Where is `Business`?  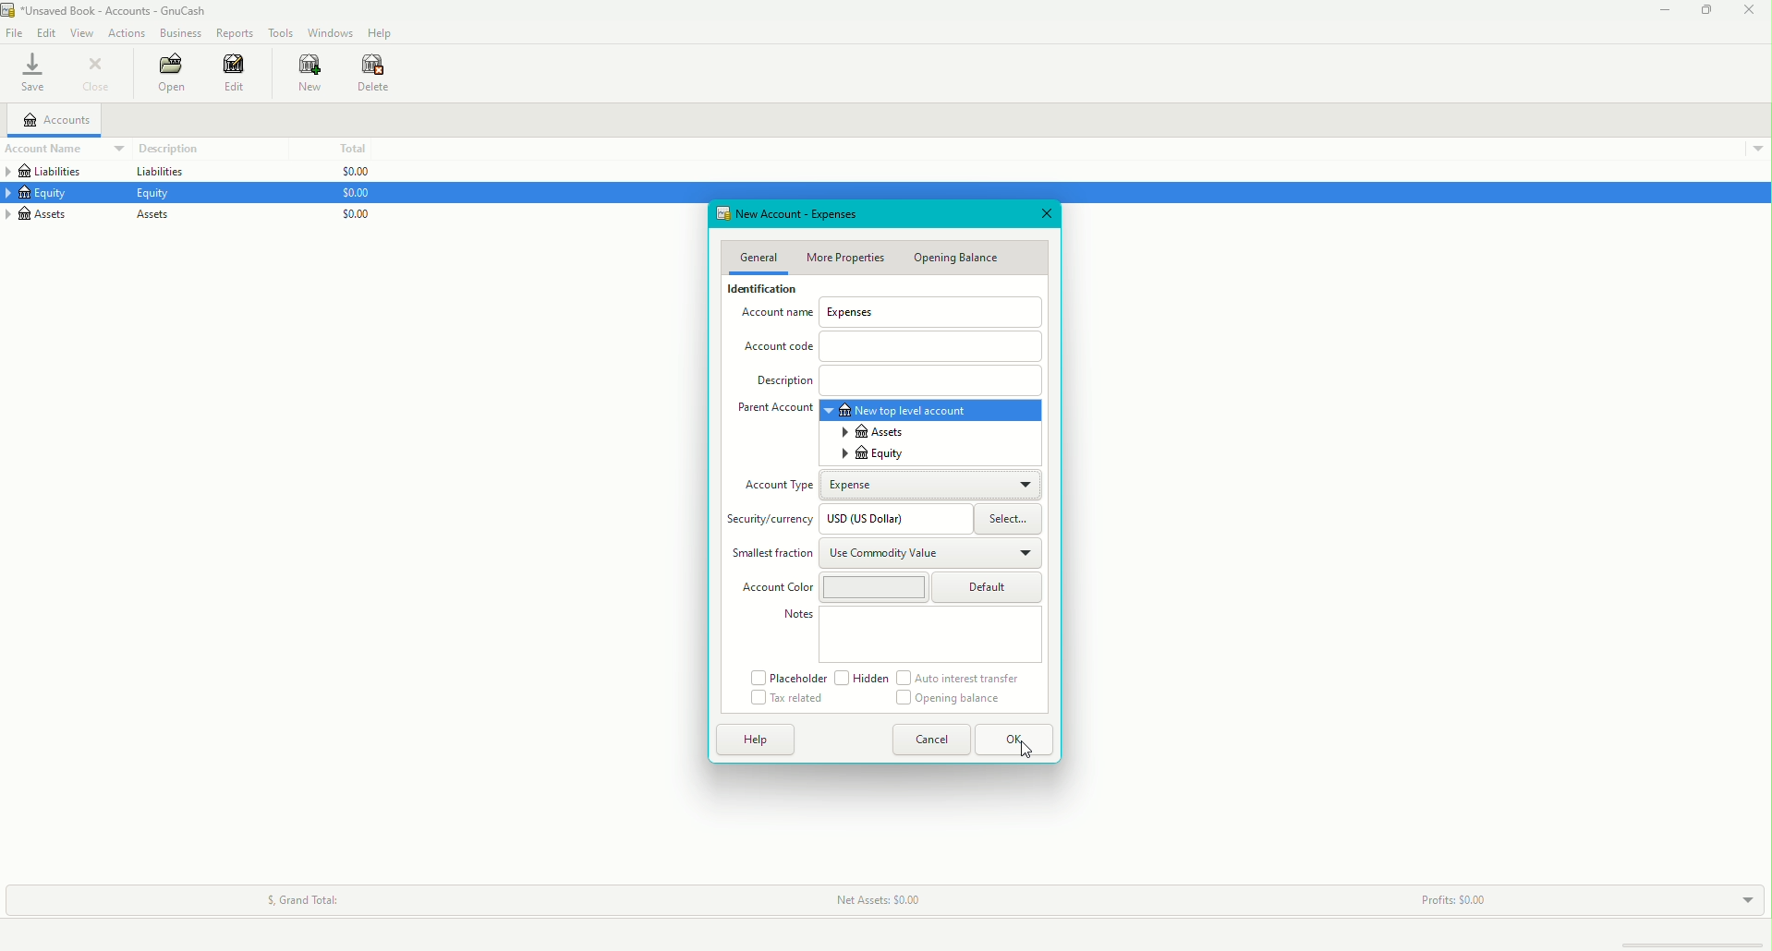
Business is located at coordinates (178, 30).